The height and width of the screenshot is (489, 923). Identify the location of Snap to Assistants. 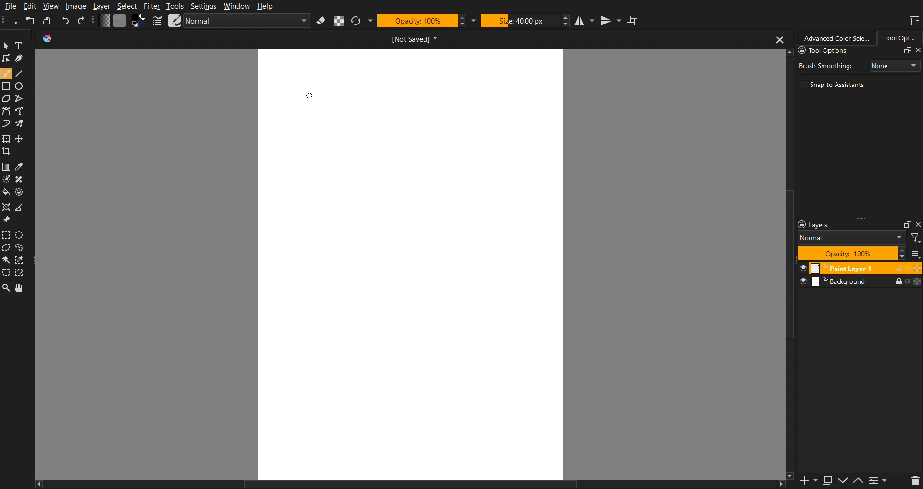
(834, 84).